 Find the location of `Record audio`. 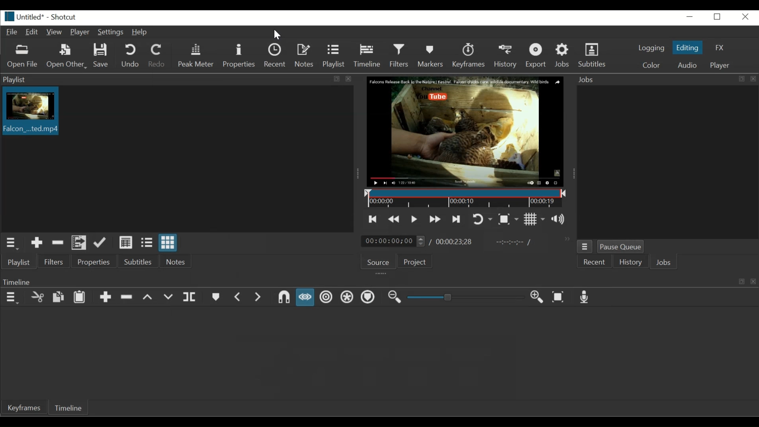

Record audio is located at coordinates (584, 296).